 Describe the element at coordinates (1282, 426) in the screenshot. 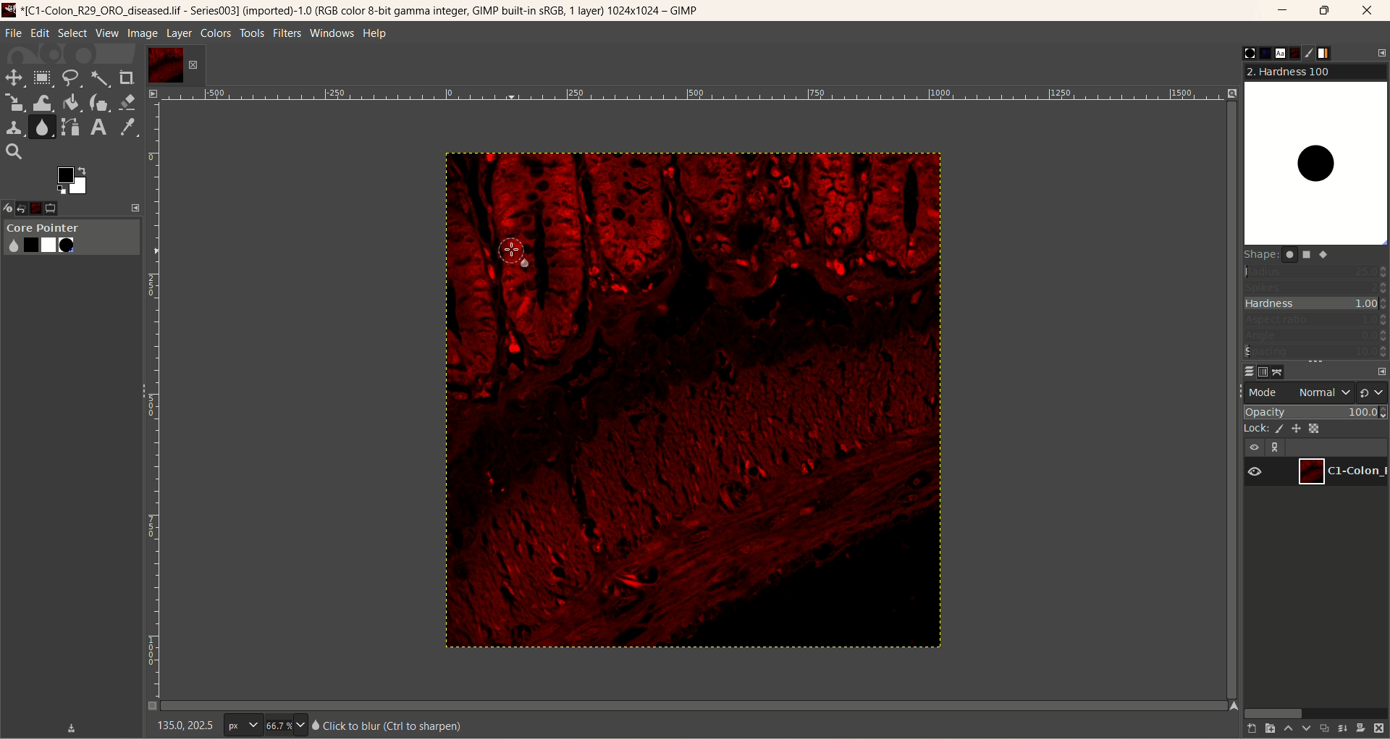

I see `lock pixel` at that location.